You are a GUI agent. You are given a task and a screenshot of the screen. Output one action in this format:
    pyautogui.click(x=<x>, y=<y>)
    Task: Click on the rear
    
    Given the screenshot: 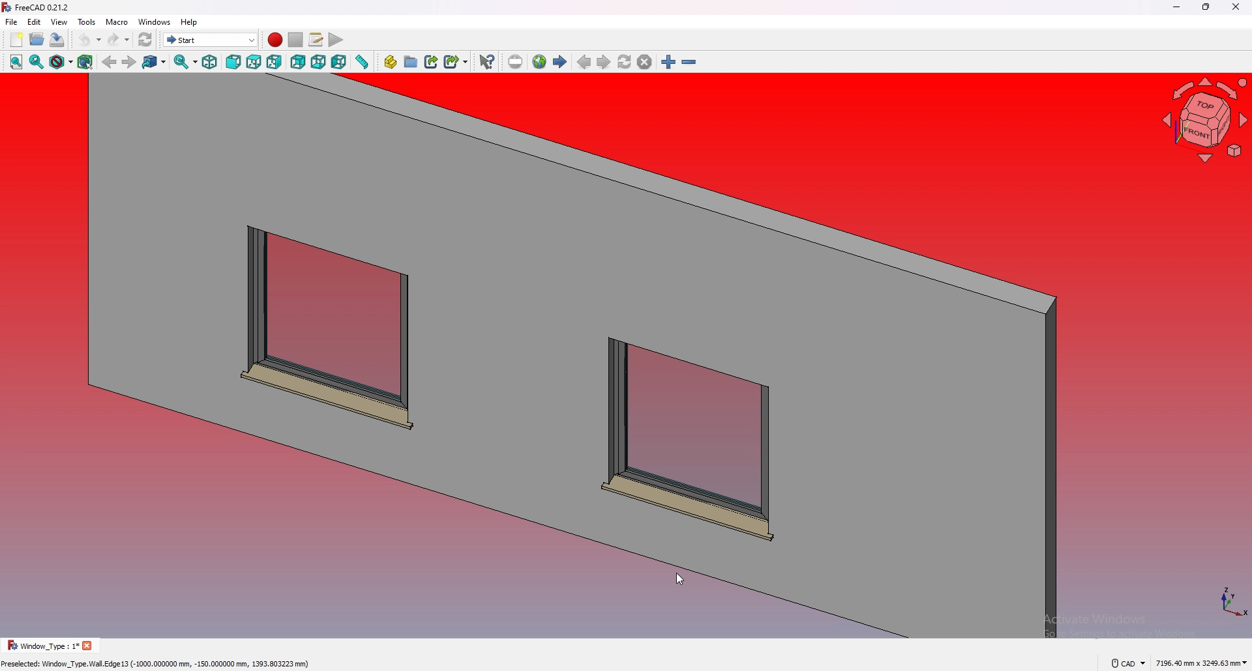 What is the action you would take?
    pyautogui.click(x=298, y=63)
    